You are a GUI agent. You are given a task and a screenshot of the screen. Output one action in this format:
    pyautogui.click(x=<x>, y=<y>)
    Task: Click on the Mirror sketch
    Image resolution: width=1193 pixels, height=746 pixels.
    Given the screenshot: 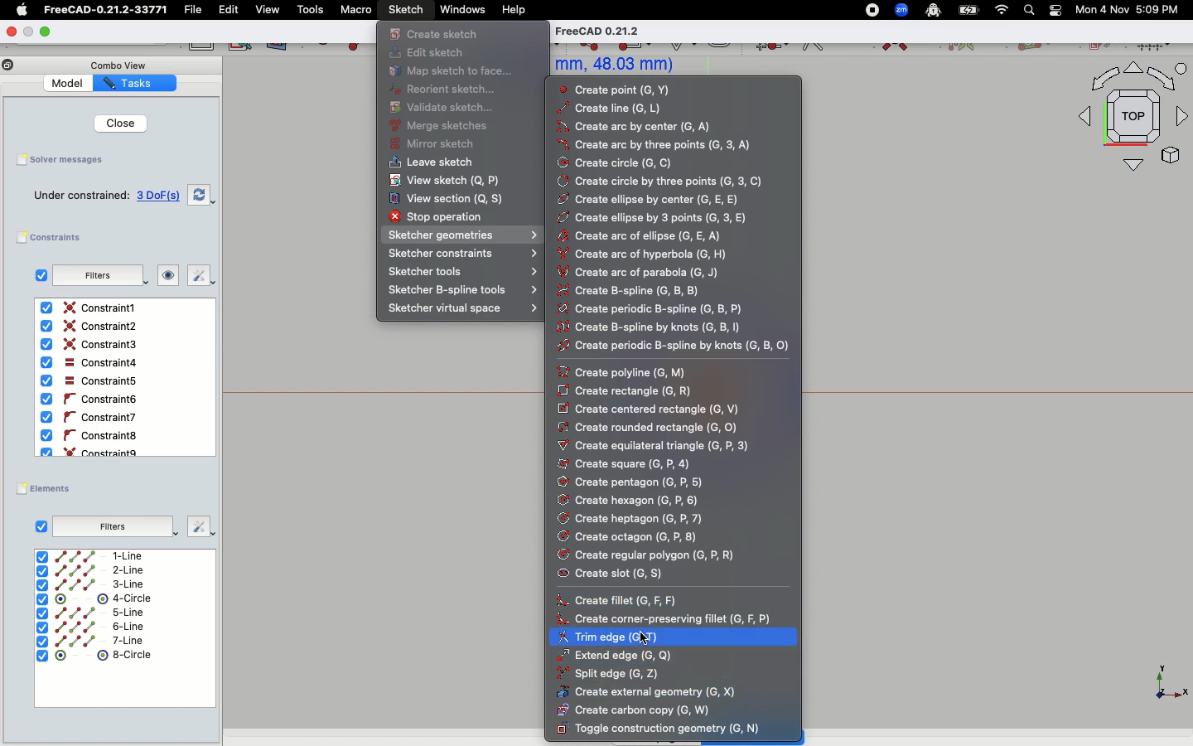 What is the action you would take?
    pyautogui.click(x=461, y=143)
    